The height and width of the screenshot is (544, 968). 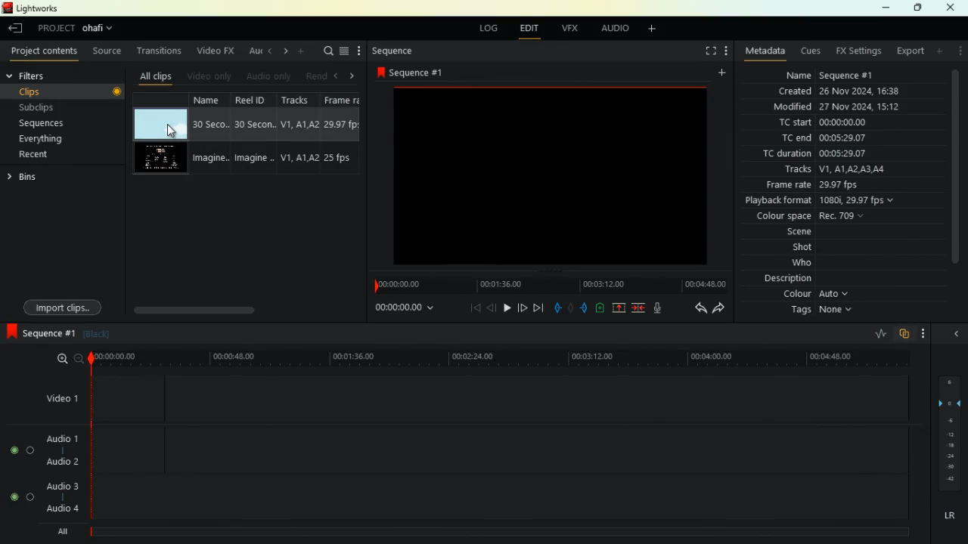 What do you see at coordinates (703, 50) in the screenshot?
I see `fullscreen` at bounding box center [703, 50].